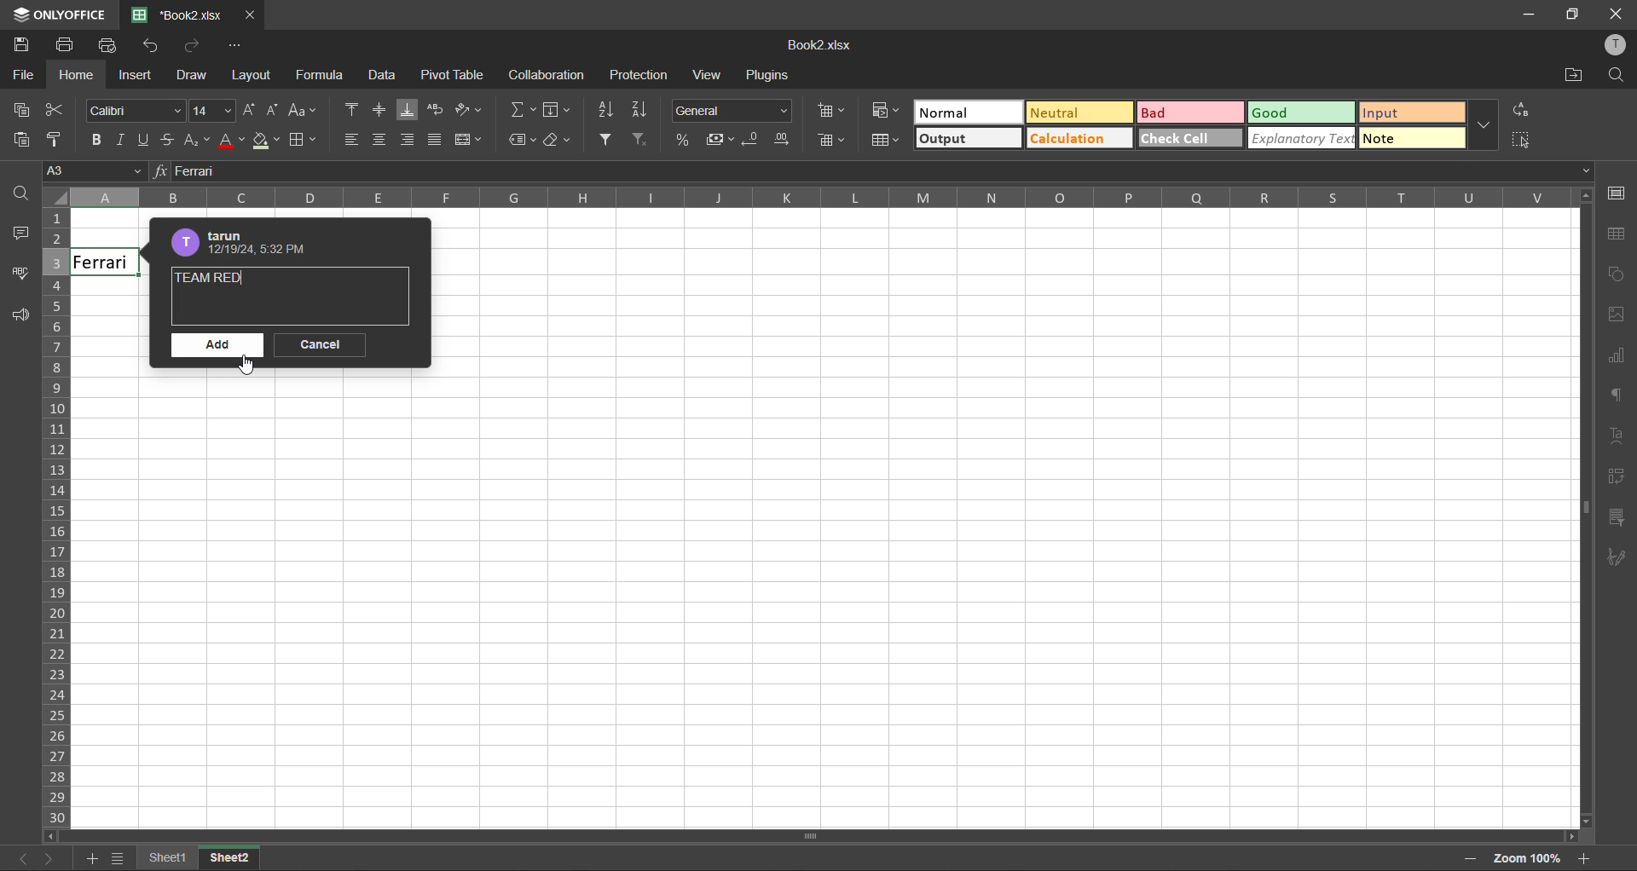  What do you see at coordinates (832, 141) in the screenshot?
I see `delete cells` at bounding box center [832, 141].